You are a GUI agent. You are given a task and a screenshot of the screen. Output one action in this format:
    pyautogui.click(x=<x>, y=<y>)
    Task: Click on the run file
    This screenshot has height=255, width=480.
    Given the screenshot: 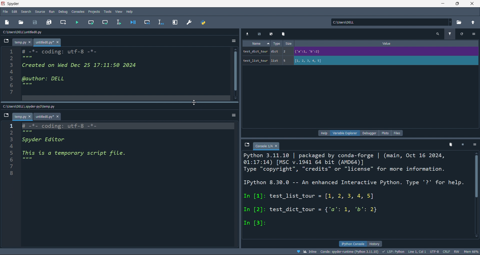 What is the action you would take?
    pyautogui.click(x=77, y=22)
    